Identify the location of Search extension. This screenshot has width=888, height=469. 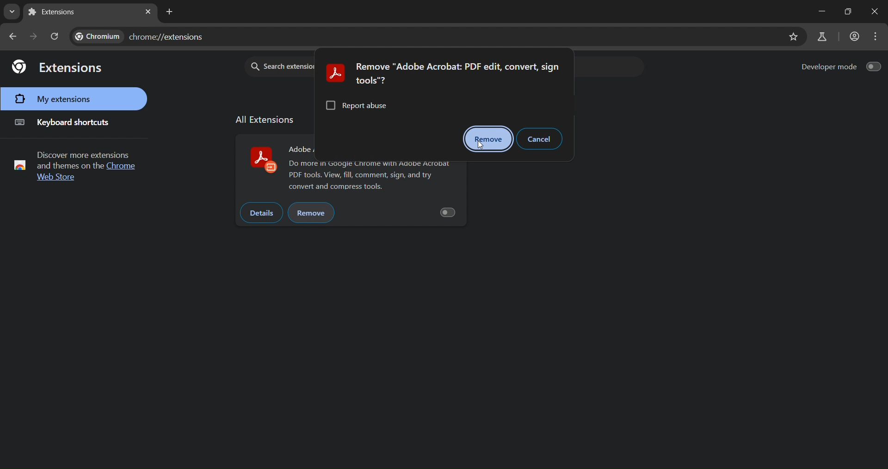
(284, 66).